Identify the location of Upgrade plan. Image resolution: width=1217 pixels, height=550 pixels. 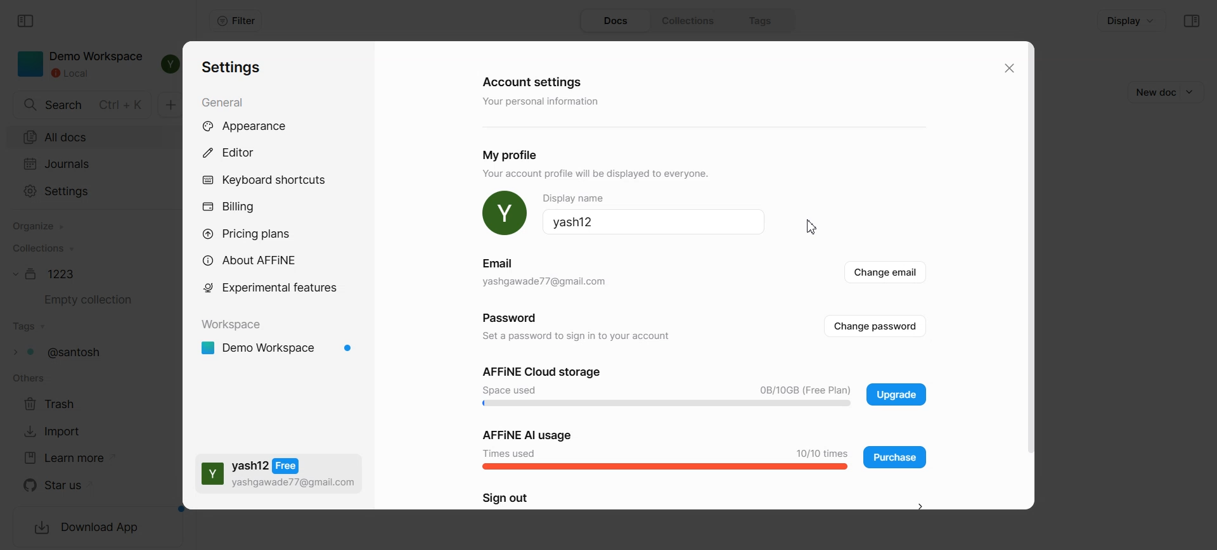
(896, 394).